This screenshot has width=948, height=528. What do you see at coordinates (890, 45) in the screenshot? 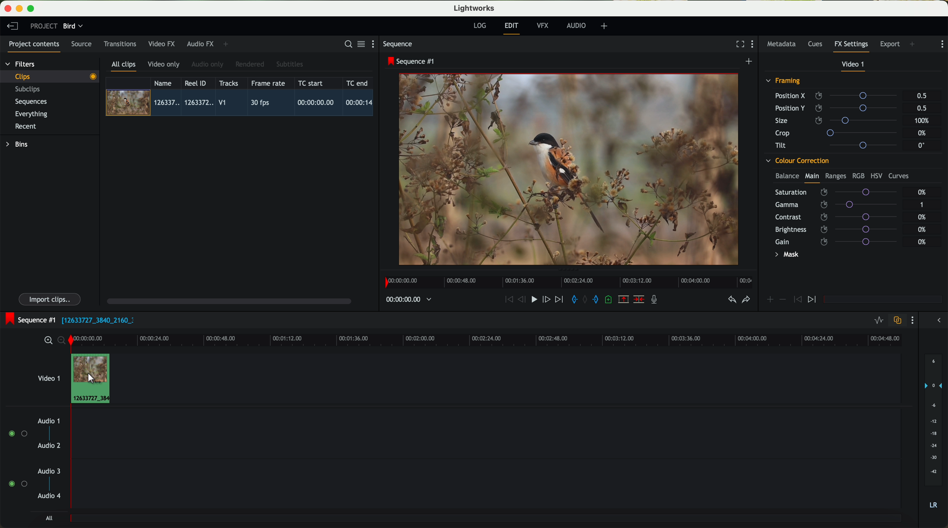
I see `export` at bounding box center [890, 45].